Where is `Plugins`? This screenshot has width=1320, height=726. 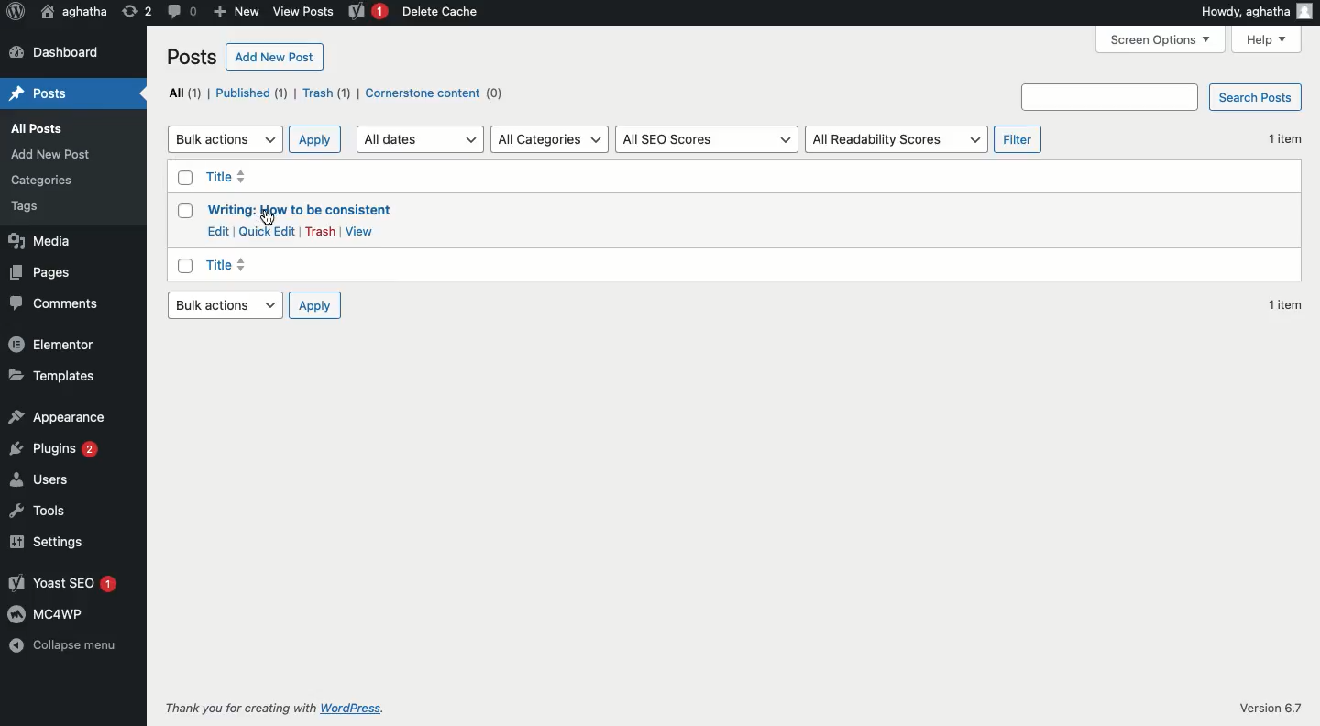
Plugins is located at coordinates (57, 450).